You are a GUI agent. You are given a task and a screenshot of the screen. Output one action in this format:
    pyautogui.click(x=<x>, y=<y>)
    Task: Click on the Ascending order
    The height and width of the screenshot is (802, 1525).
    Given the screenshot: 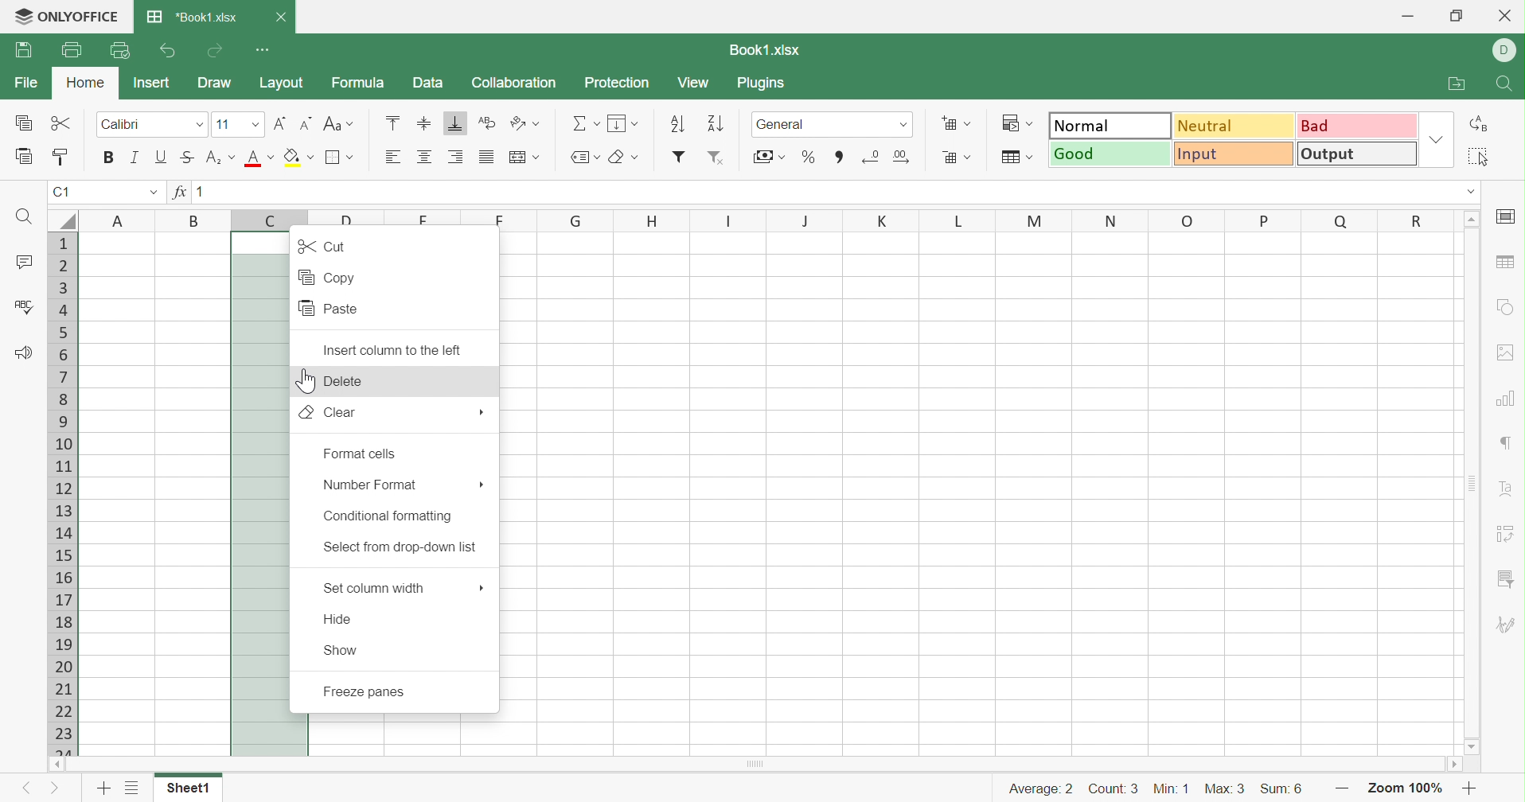 What is the action you would take?
    pyautogui.click(x=677, y=122)
    